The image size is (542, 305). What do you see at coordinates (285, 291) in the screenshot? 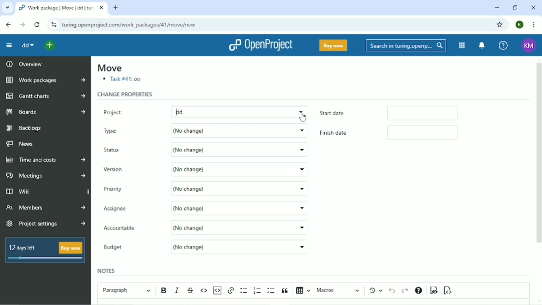
I see `Block quote` at bounding box center [285, 291].